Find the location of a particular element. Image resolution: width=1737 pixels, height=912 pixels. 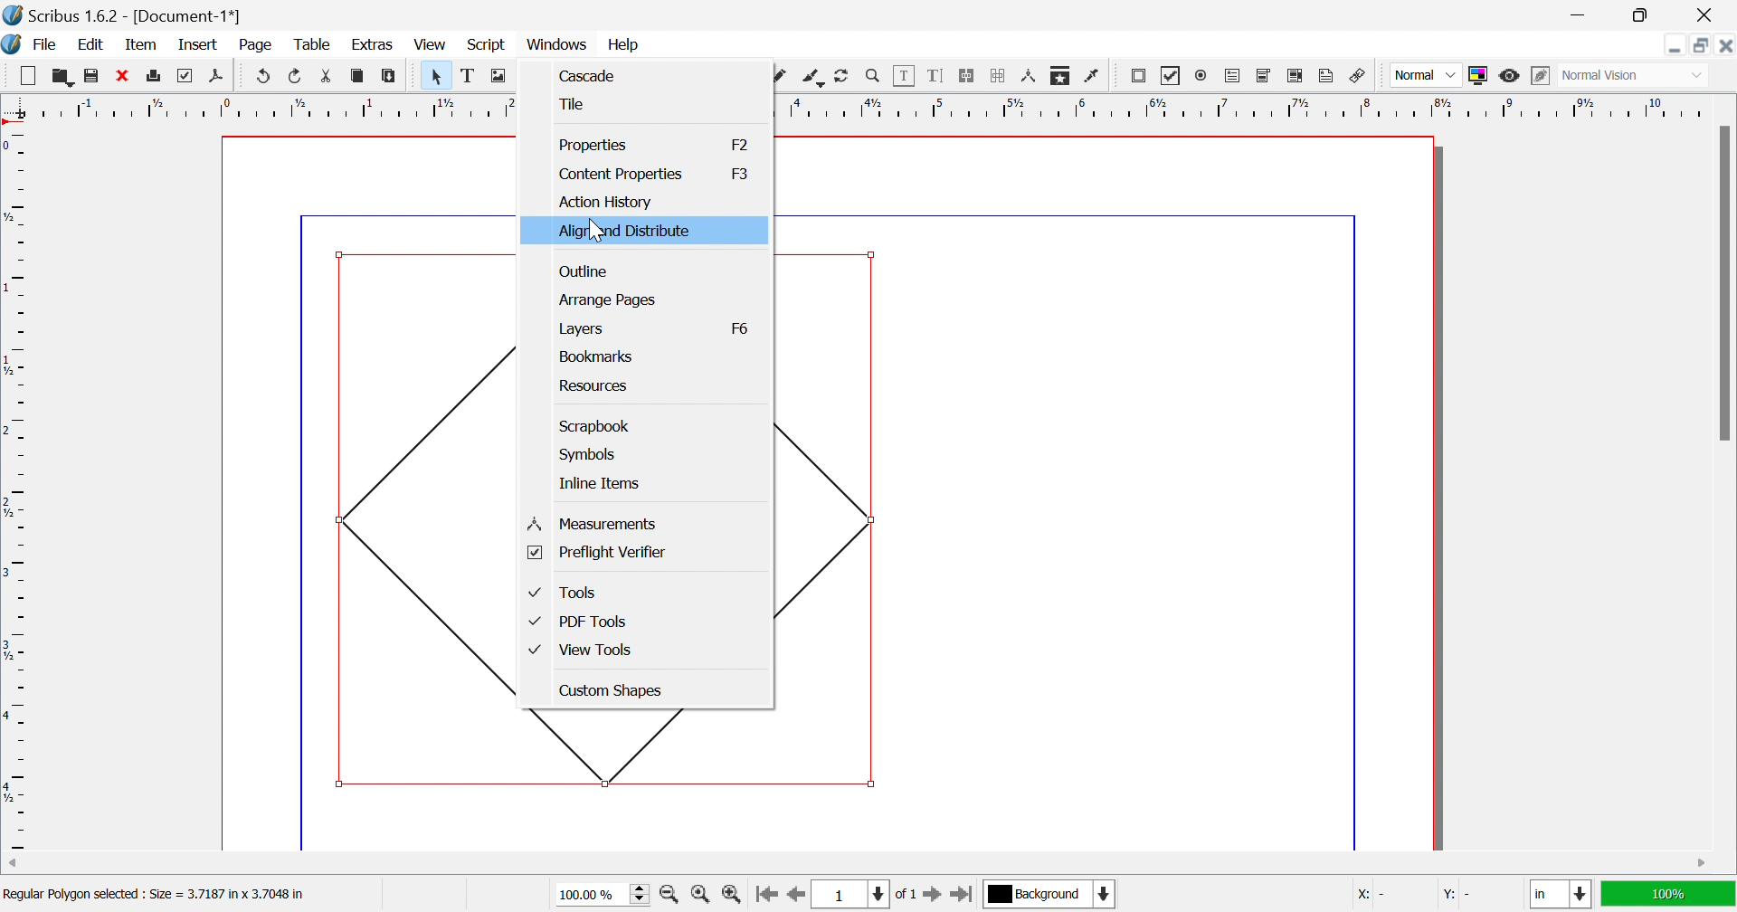

Zoom out by the stepping value in Tools preferences is located at coordinates (670, 898).